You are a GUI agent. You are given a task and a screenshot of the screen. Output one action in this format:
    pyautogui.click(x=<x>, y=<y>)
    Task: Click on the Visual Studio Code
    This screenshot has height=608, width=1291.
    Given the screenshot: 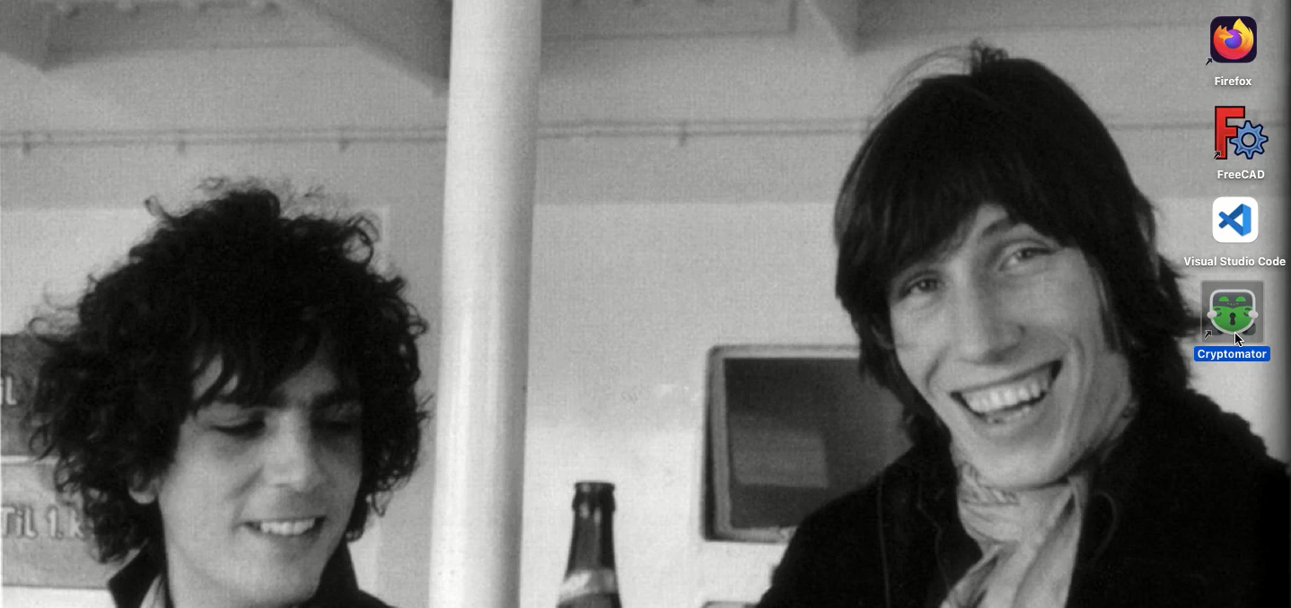 What is the action you would take?
    pyautogui.click(x=1232, y=234)
    